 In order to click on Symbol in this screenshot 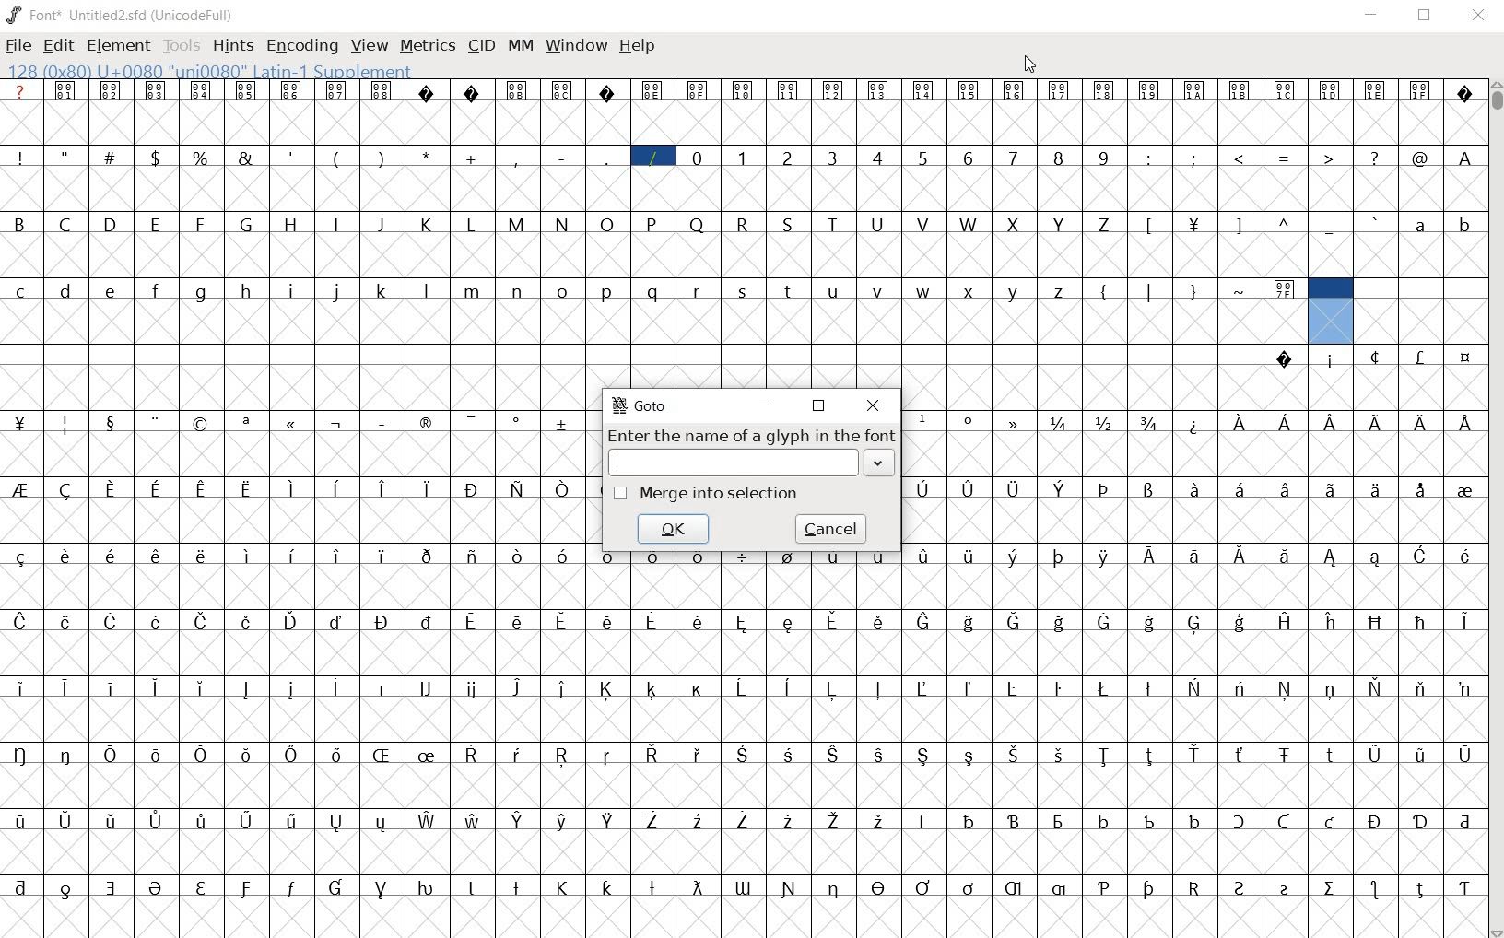, I will do `click(22, 620)`.